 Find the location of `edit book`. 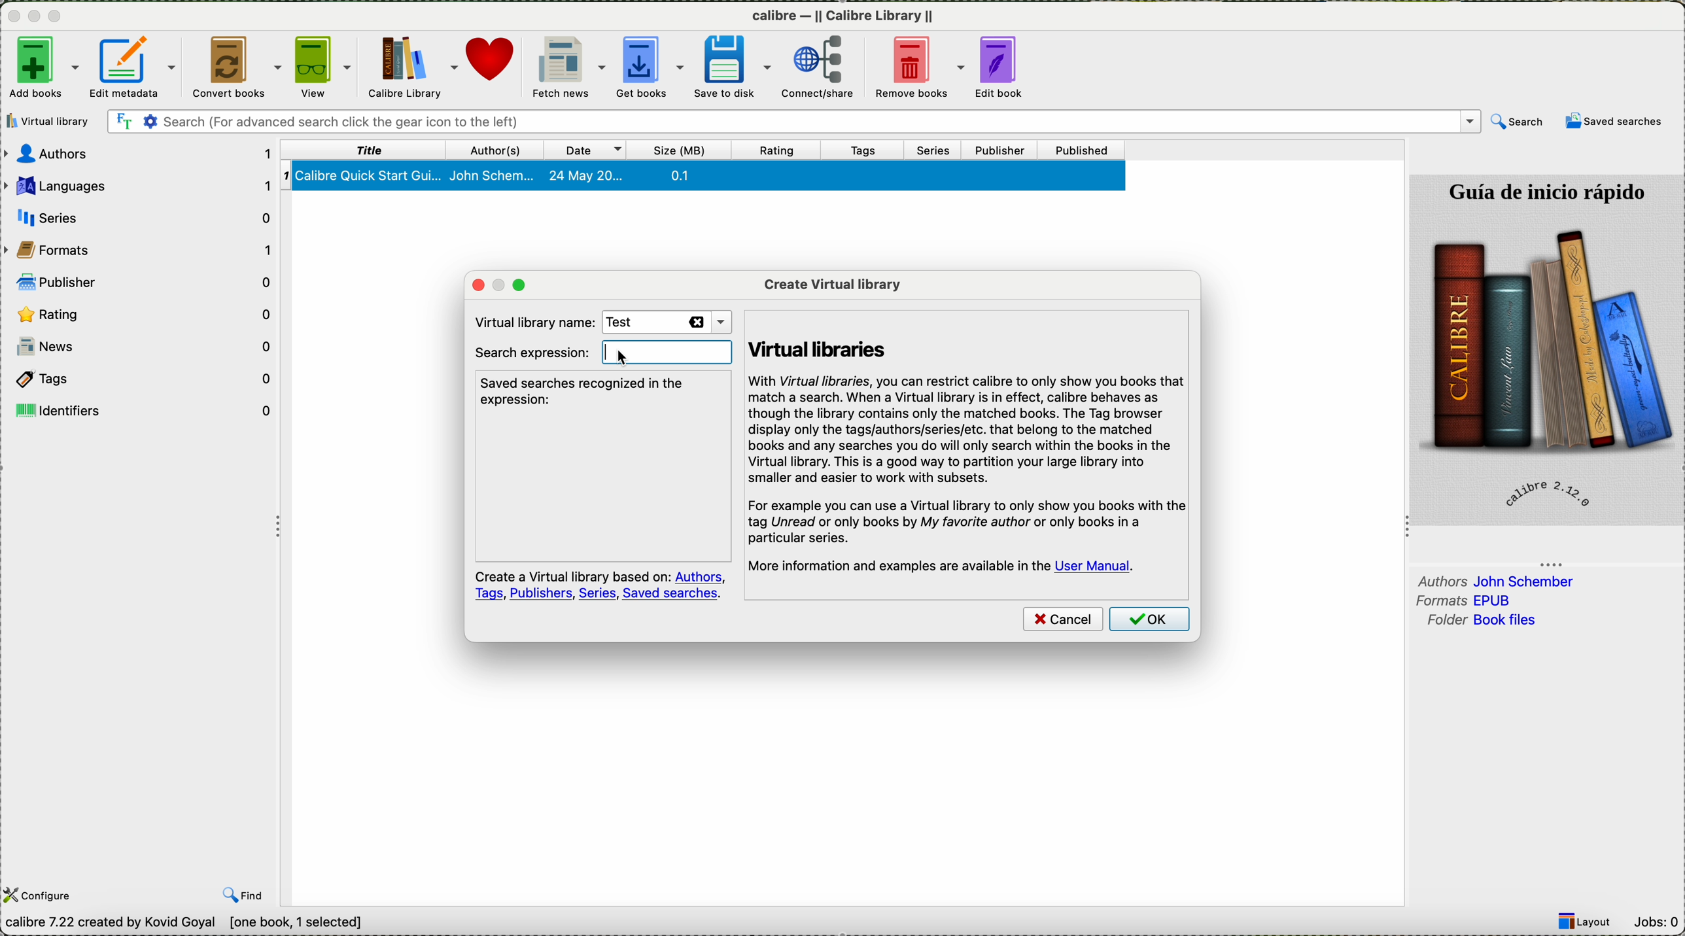

edit book is located at coordinates (1007, 67).